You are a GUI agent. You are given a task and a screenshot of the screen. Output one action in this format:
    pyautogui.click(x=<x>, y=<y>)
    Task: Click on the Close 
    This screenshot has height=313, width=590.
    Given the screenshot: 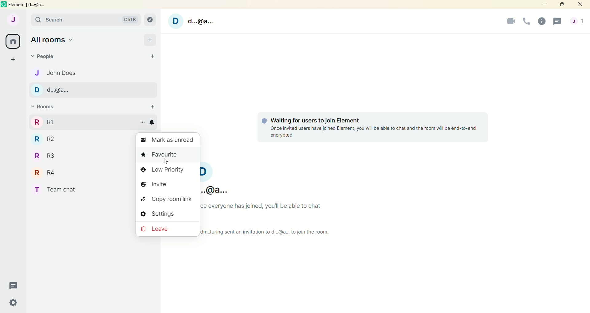 What is the action you would take?
    pyautogui.click(x=581, y=5)
    